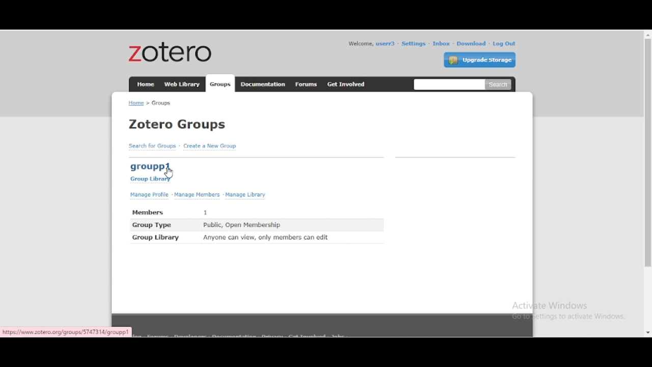 This screenshot has width=652, height=367. Describe the element at coordinates (262, 84) in the screenshot. I see `documentation` at that location.